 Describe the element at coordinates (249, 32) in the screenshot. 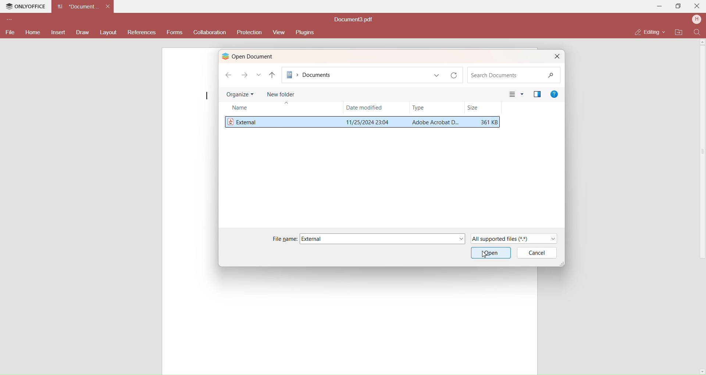

I see `Protection` at that location.